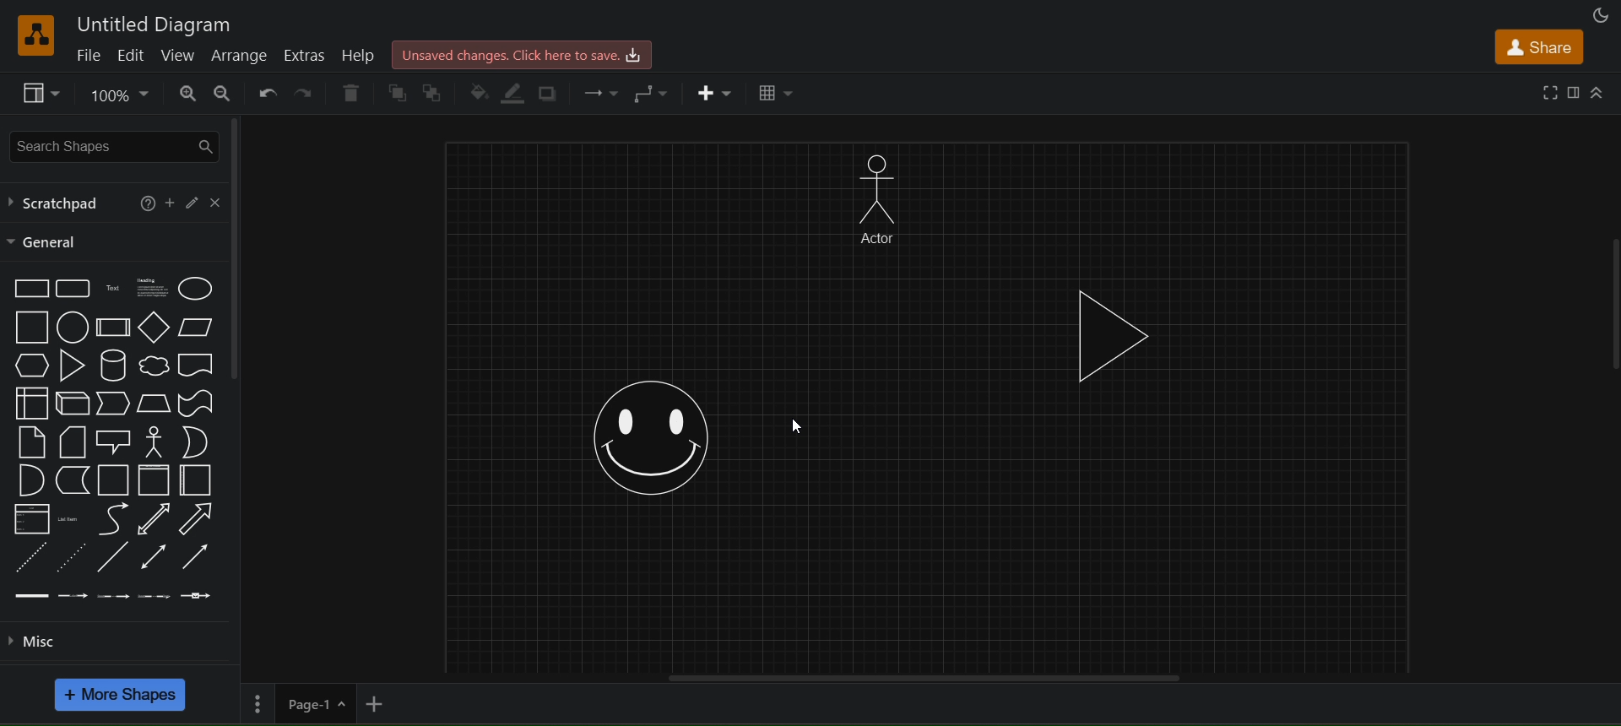 This screenshot has width=1621, height=726. Describe the element at coordinates (224, 95) in the screenshot. I see `zoom out` at that location.